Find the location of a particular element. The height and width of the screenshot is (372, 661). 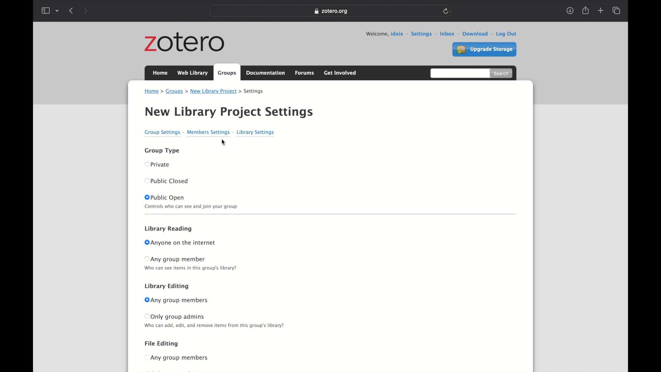

radio button is located at coordinates (180, 358).